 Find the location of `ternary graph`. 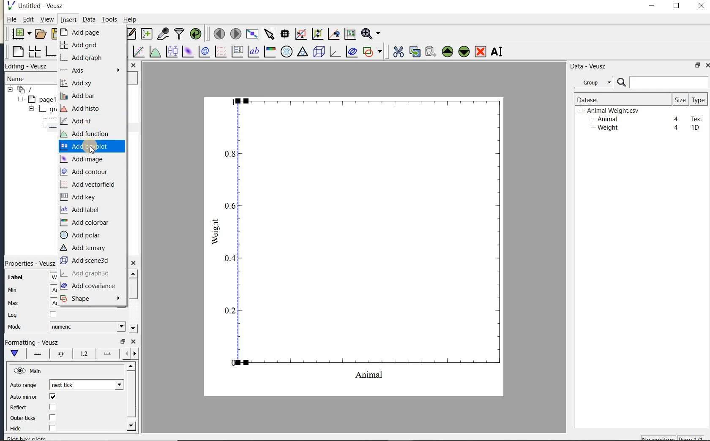

ternary graph is located at coordinates (302, 53).